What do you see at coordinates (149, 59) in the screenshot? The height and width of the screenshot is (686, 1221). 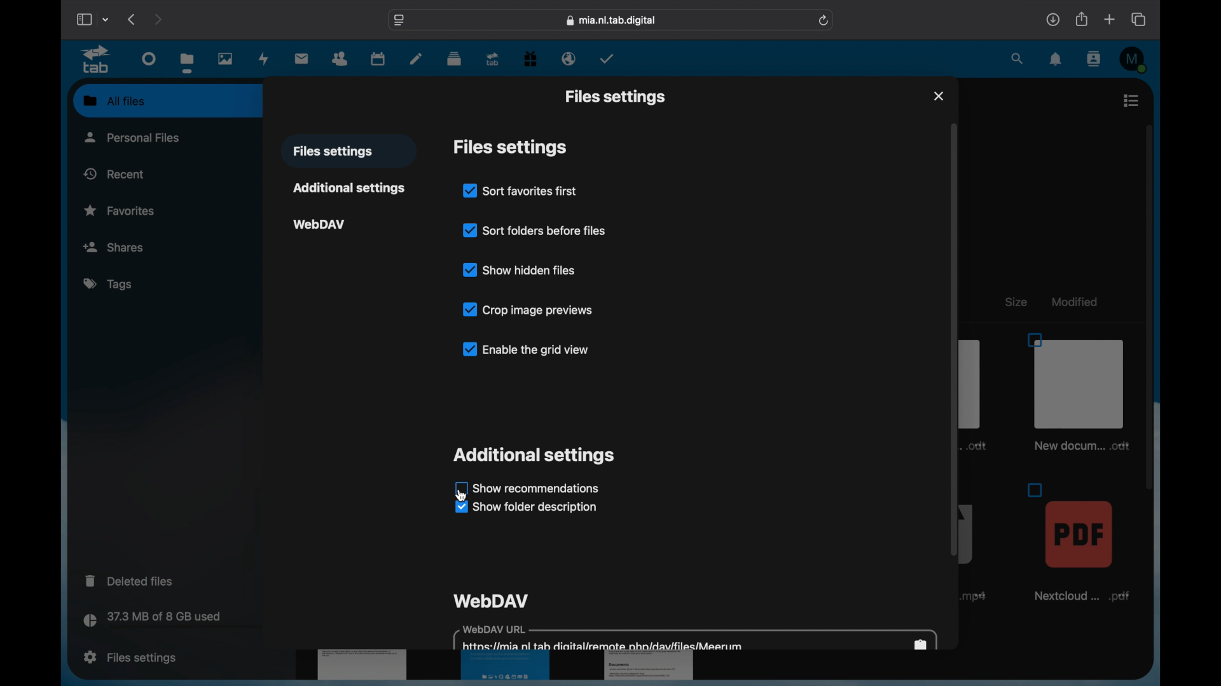 I see `dashboard` at bounding box center [149, 59].